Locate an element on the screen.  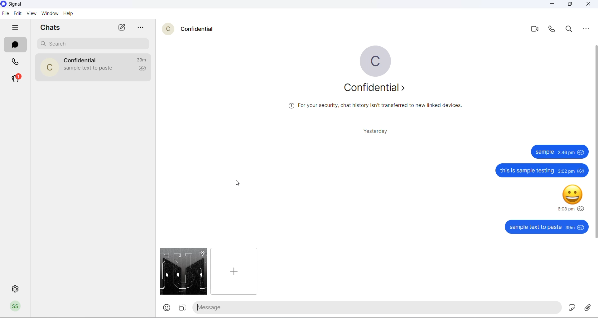
hide is located at coordinates (15, 28).